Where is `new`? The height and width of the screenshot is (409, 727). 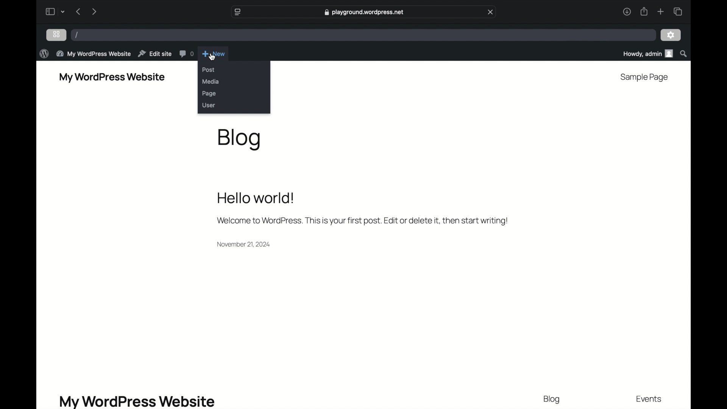 new is located at coordinates (214, 54).